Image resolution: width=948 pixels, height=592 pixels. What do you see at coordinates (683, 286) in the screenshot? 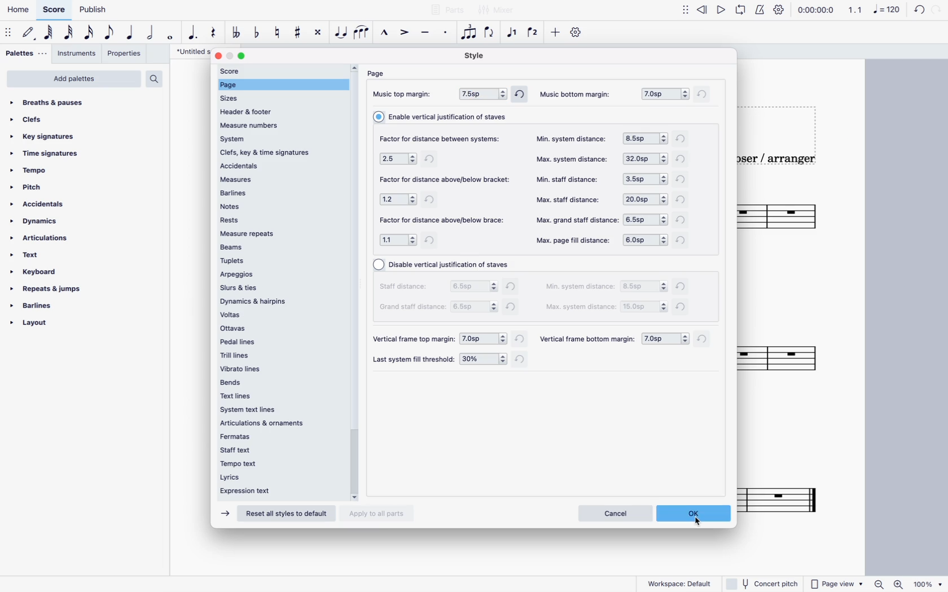
I see `refresh` at bounding box center [683, 286].